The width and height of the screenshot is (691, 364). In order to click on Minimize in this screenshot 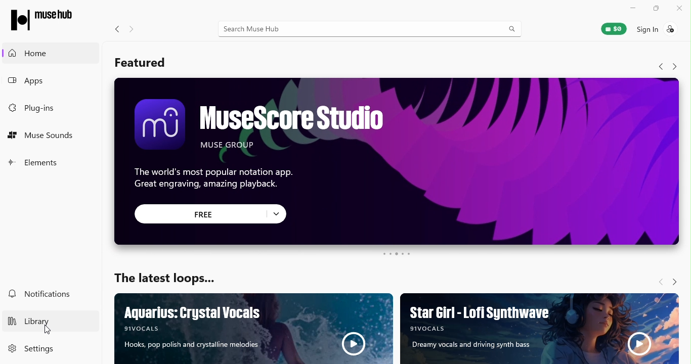, I will do `click(631, 8)`.